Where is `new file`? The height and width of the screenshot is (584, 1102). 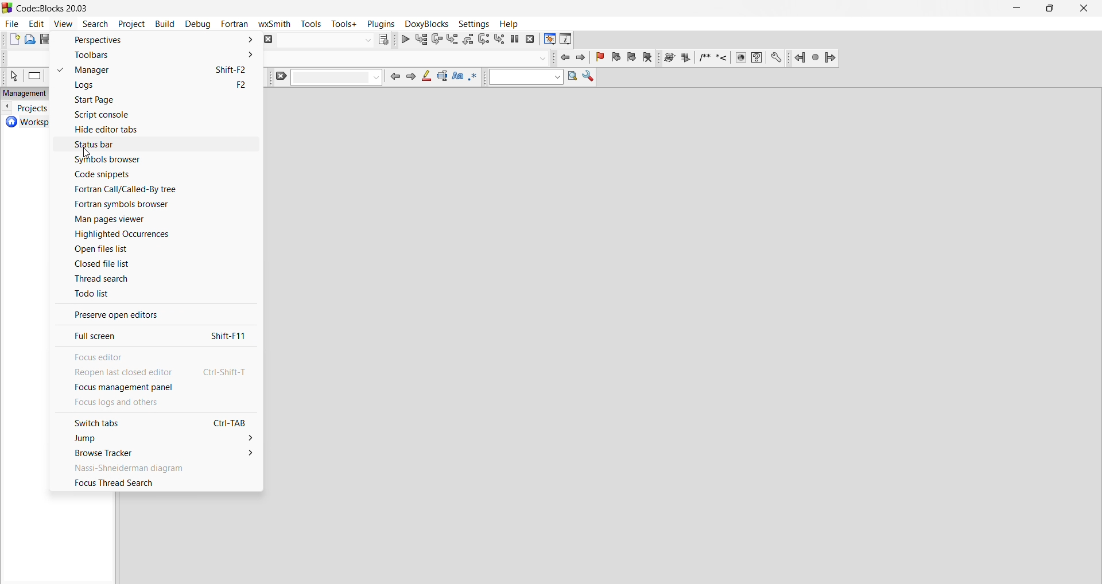 new file is located at coordinates (15, 40).